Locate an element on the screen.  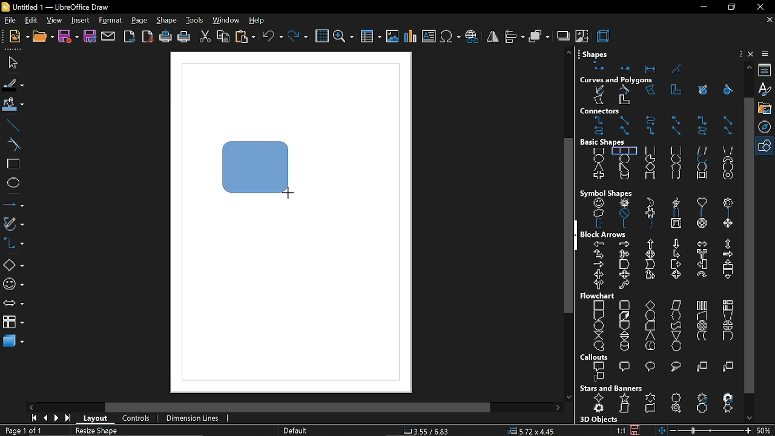
window is located at coordinates (225, 21).